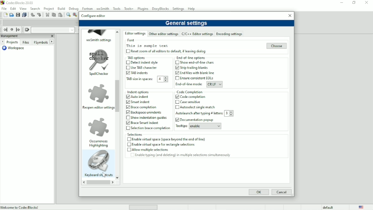  Describe the element at coordinates (114, 183) in the screenshot. I see `Forward` at that location.